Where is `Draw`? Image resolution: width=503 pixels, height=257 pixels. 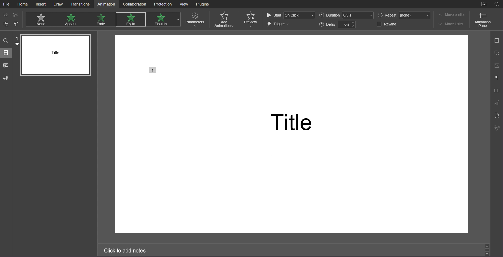
Draw is located at coordinates (58, 4).